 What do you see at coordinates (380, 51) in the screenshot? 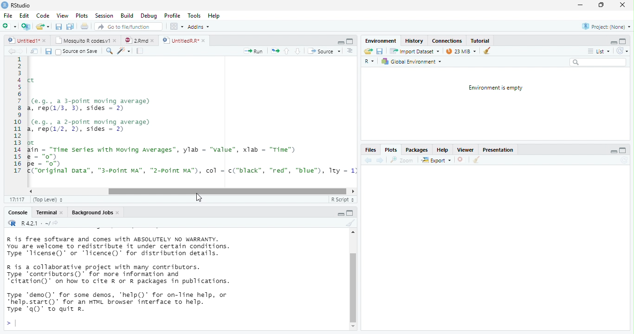
I see `save current document` at bounding box center [380, 51].